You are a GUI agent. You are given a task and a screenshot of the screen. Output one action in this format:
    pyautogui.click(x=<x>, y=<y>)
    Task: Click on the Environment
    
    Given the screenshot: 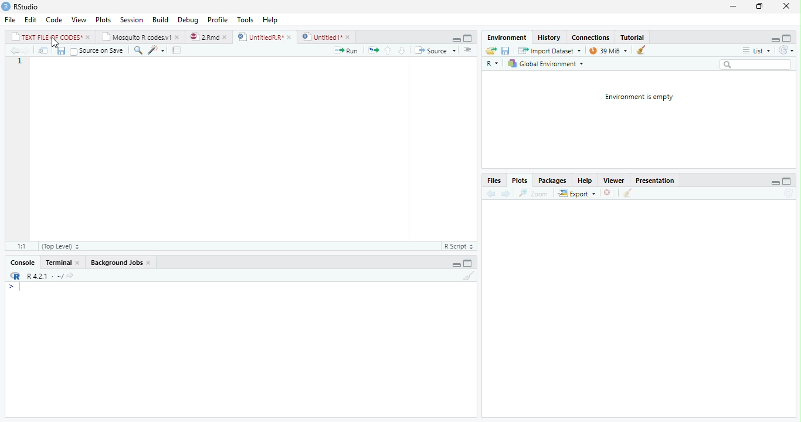 What is the action you would take?
    pyautogui.click(x=504, y=37)
    